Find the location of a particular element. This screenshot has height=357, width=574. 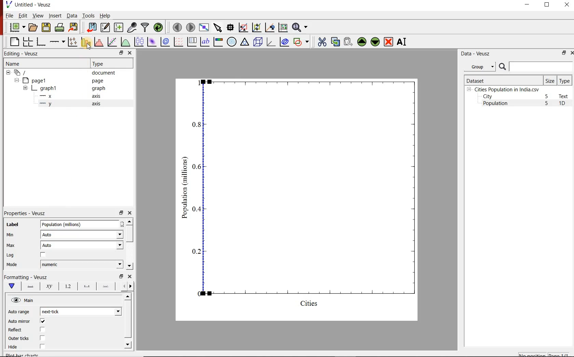

paste widget from the clipboard is located at coordinates (348, 42).